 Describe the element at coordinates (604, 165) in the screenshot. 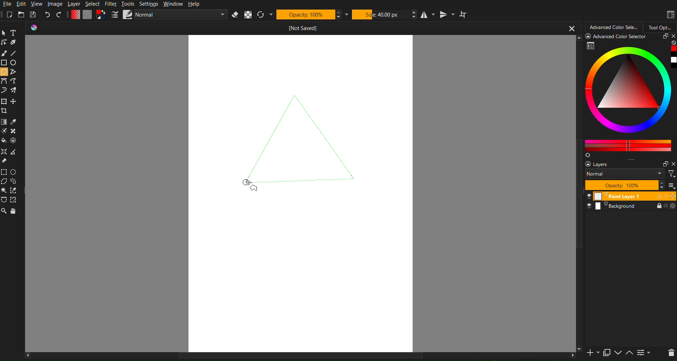

I see `layers` at that location.